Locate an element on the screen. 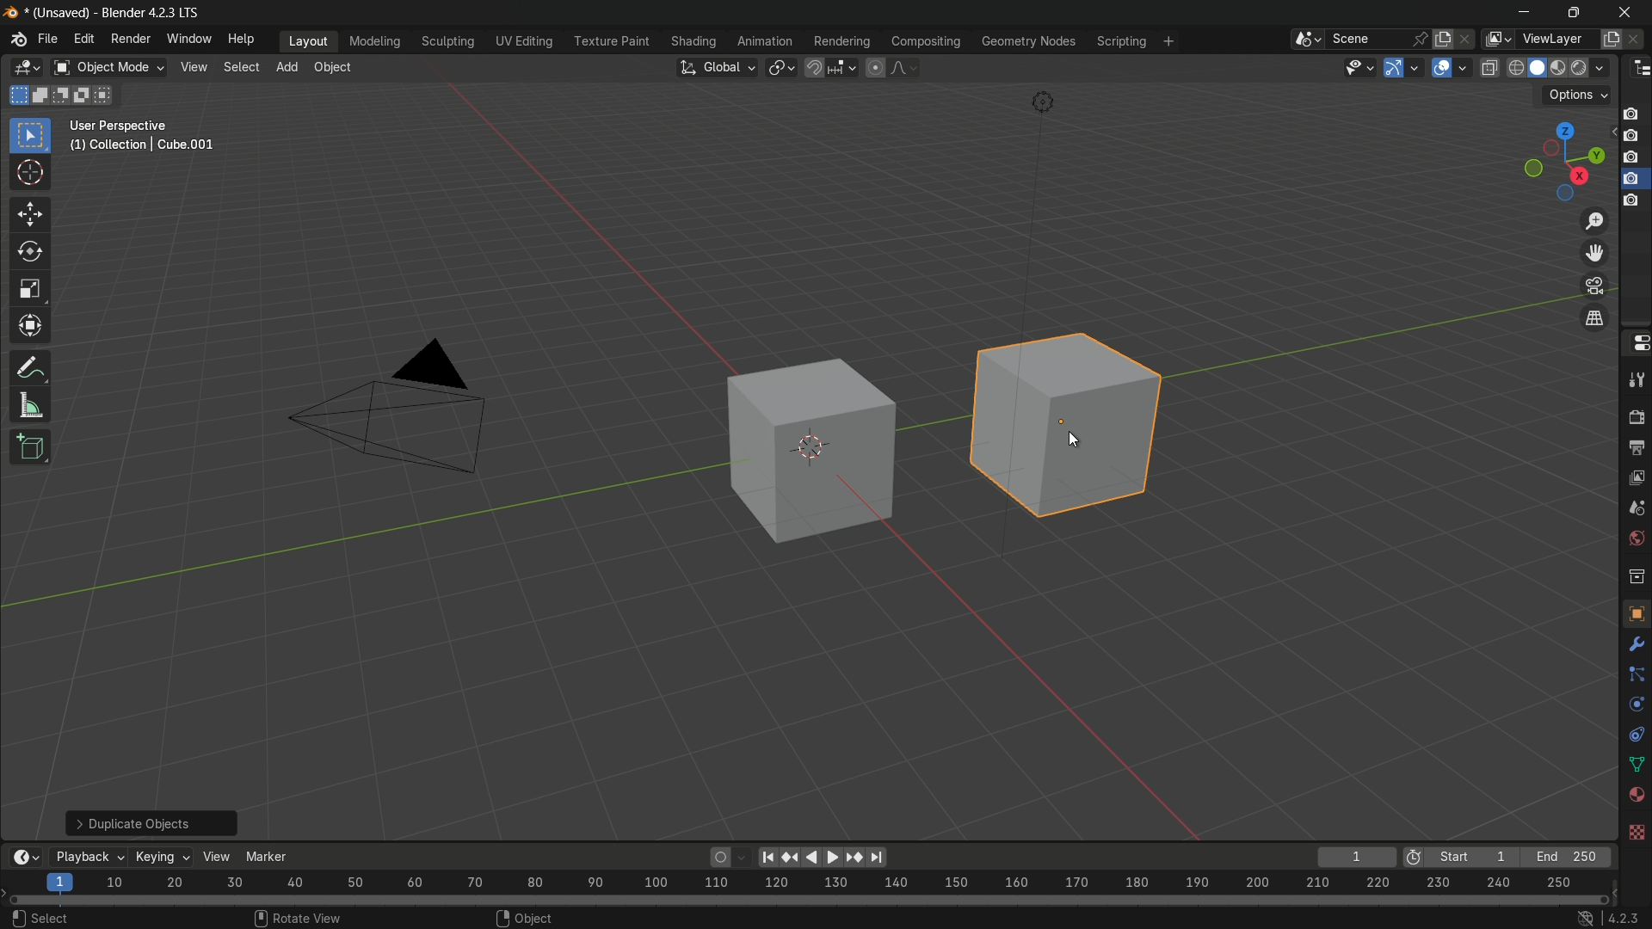  view layer is located at coordinates (1636, 475).